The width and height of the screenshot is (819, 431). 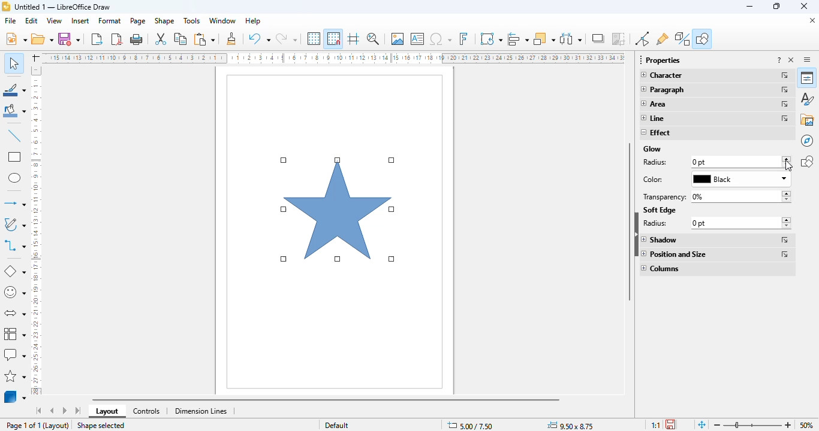 I want to click on paste, so click(x=204, y=40).